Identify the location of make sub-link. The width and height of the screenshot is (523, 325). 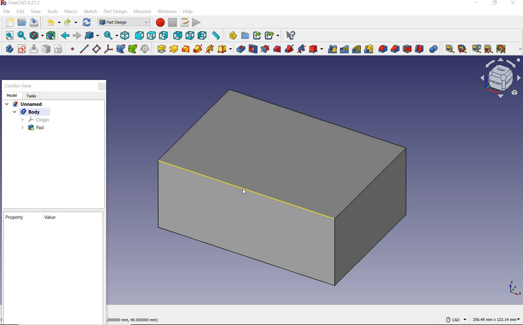
(272, 35).